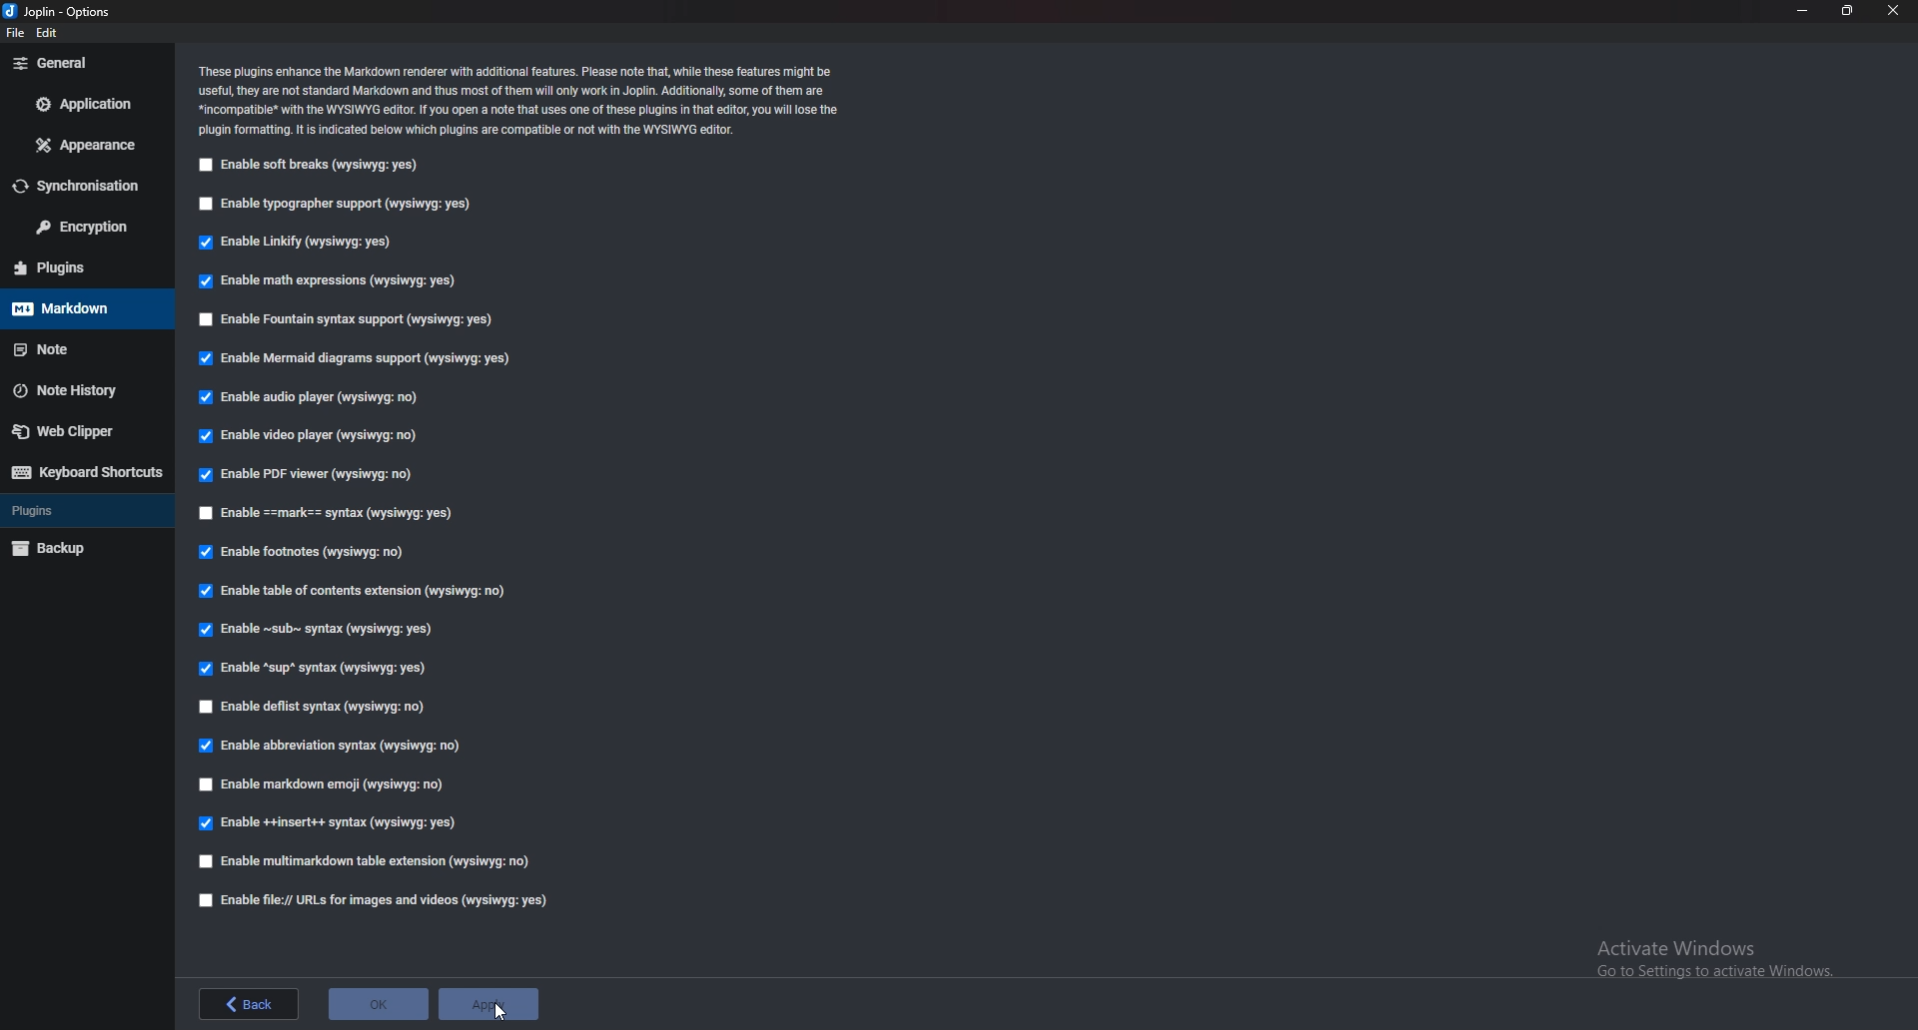 This screenshot has height=1030, width=1918. What do you see at coordinates (523, 100) in the screenshot?
I see `These plugins enhance the Markdown renderer with additional features. Please note that, while these features might be
useful, they are not standard Markdown and thus most of them will only work in Joplin. Additionally, Some of them are
“incompatible with the WYSIWYG editor If you open a note that uses one of these plugins in that editor, you will lose the
plugin formatting. It is indicated below which plugins are compatible or not with the WYSIWYG editor.` at bounding box center [523, 100].